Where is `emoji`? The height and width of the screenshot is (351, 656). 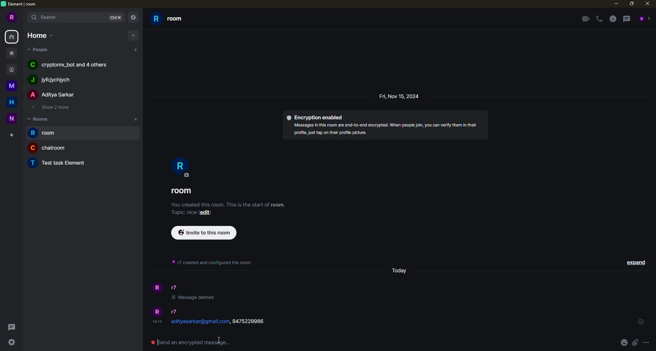 emoji is located at coordinates (623, 342).